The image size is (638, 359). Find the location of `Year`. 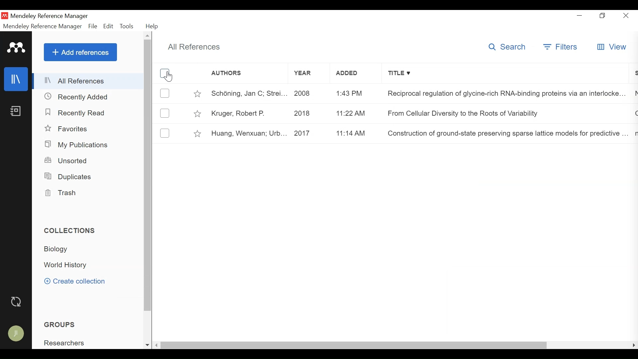

Year is located at coordinates (310, 74).